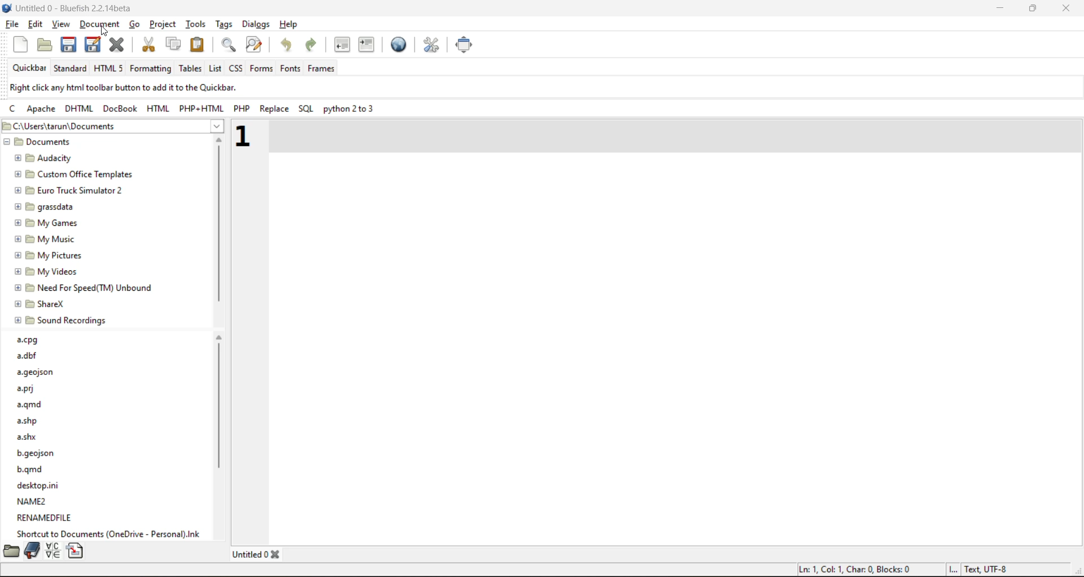 The image size is (1084, 577). I want to click on dialogs, so click(260, 25).